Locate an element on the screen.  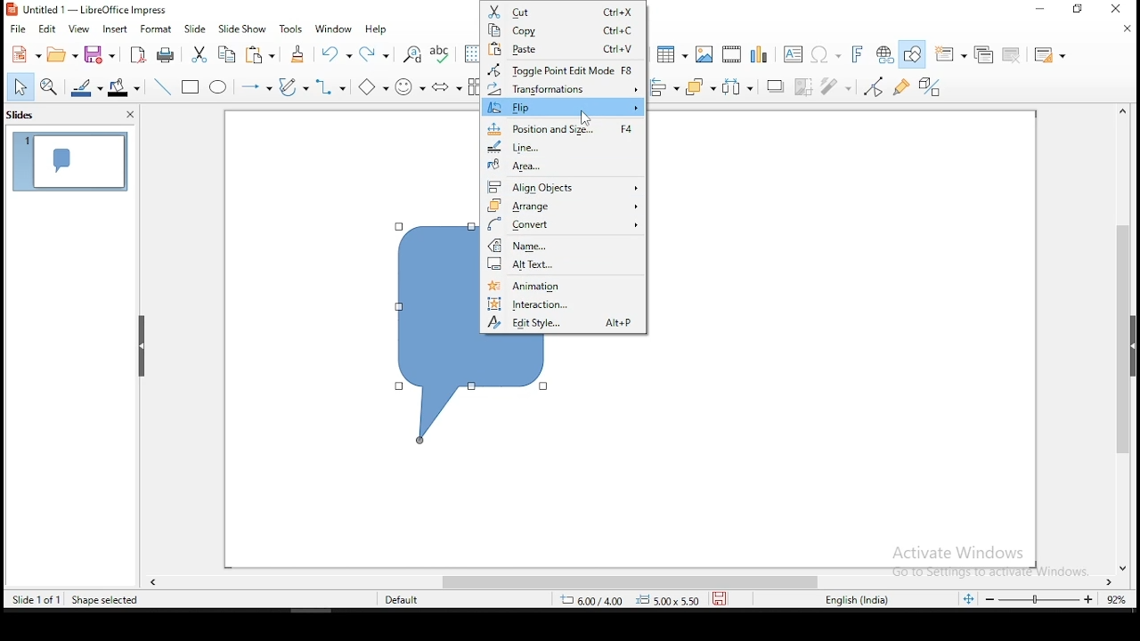
insert special characters is located at coordinates (826, 53).